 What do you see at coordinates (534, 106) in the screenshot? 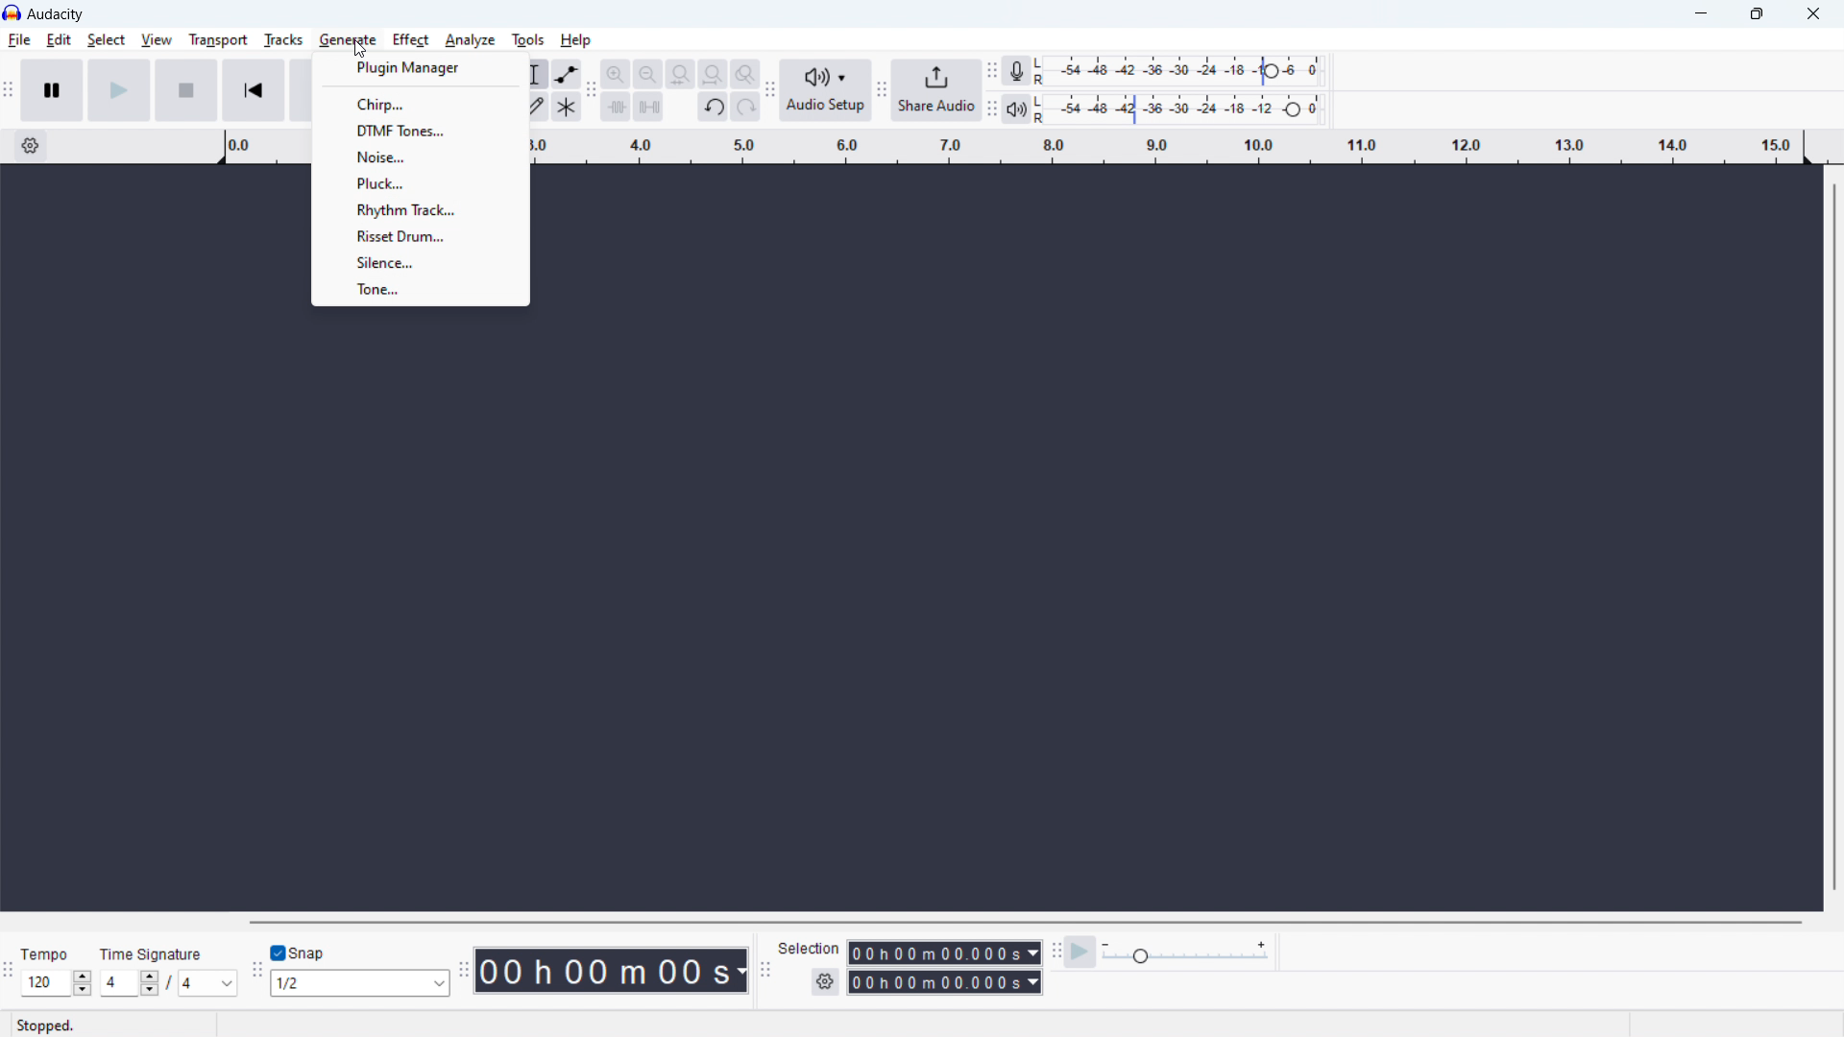
I see `draw tool` at bounding box center [534, 106].